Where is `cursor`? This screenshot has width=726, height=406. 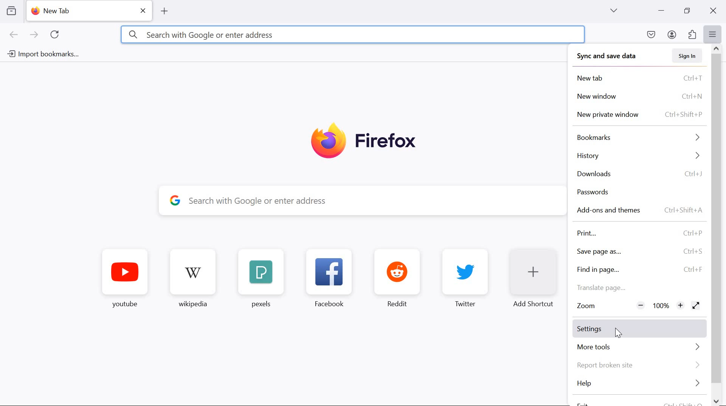
cursor is located at coordinates (619, 333).